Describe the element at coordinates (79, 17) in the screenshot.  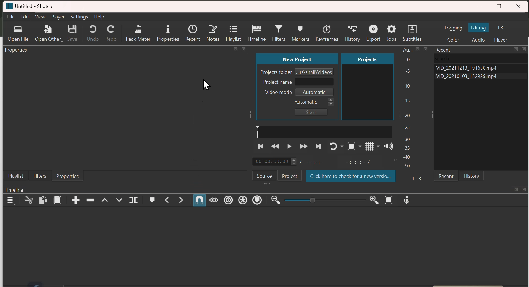
I see `Settings` at that location.